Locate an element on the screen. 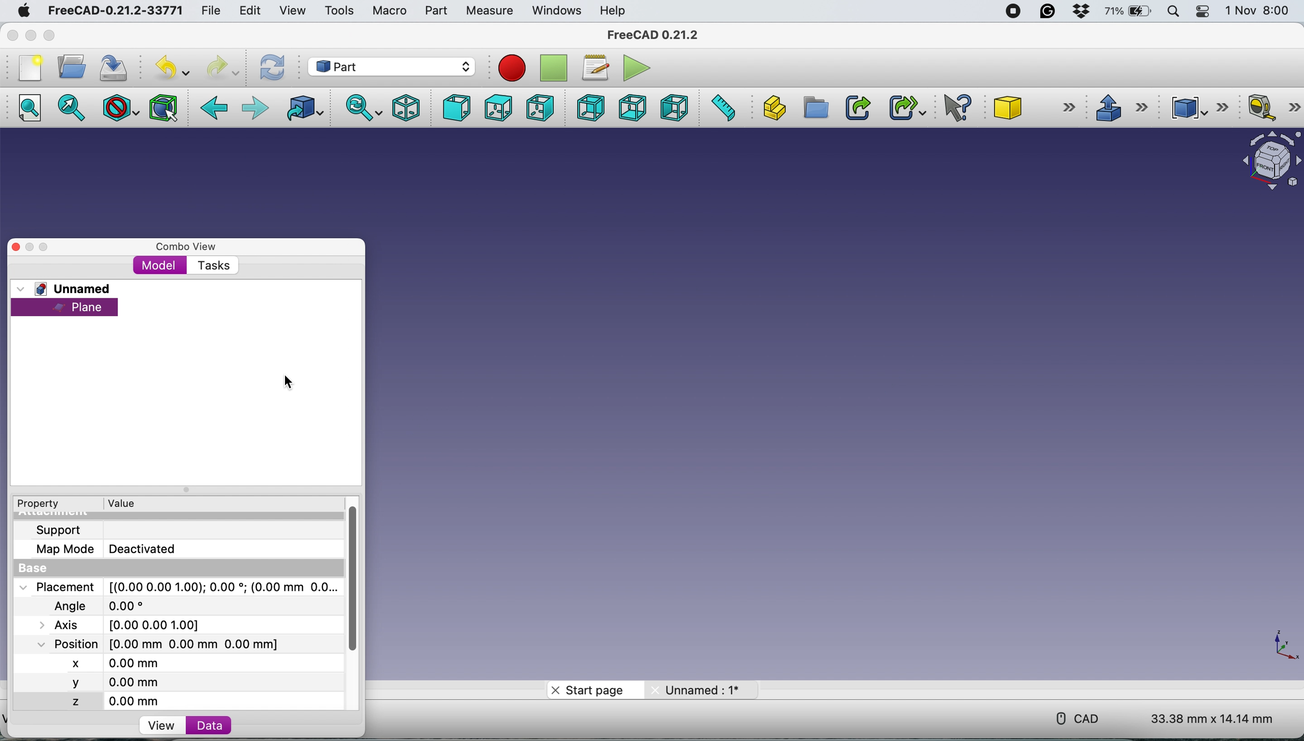 Image resolution: width=1304 pixels, height=741 pixels. xy coordinate is located at coordinates (1279, 647).